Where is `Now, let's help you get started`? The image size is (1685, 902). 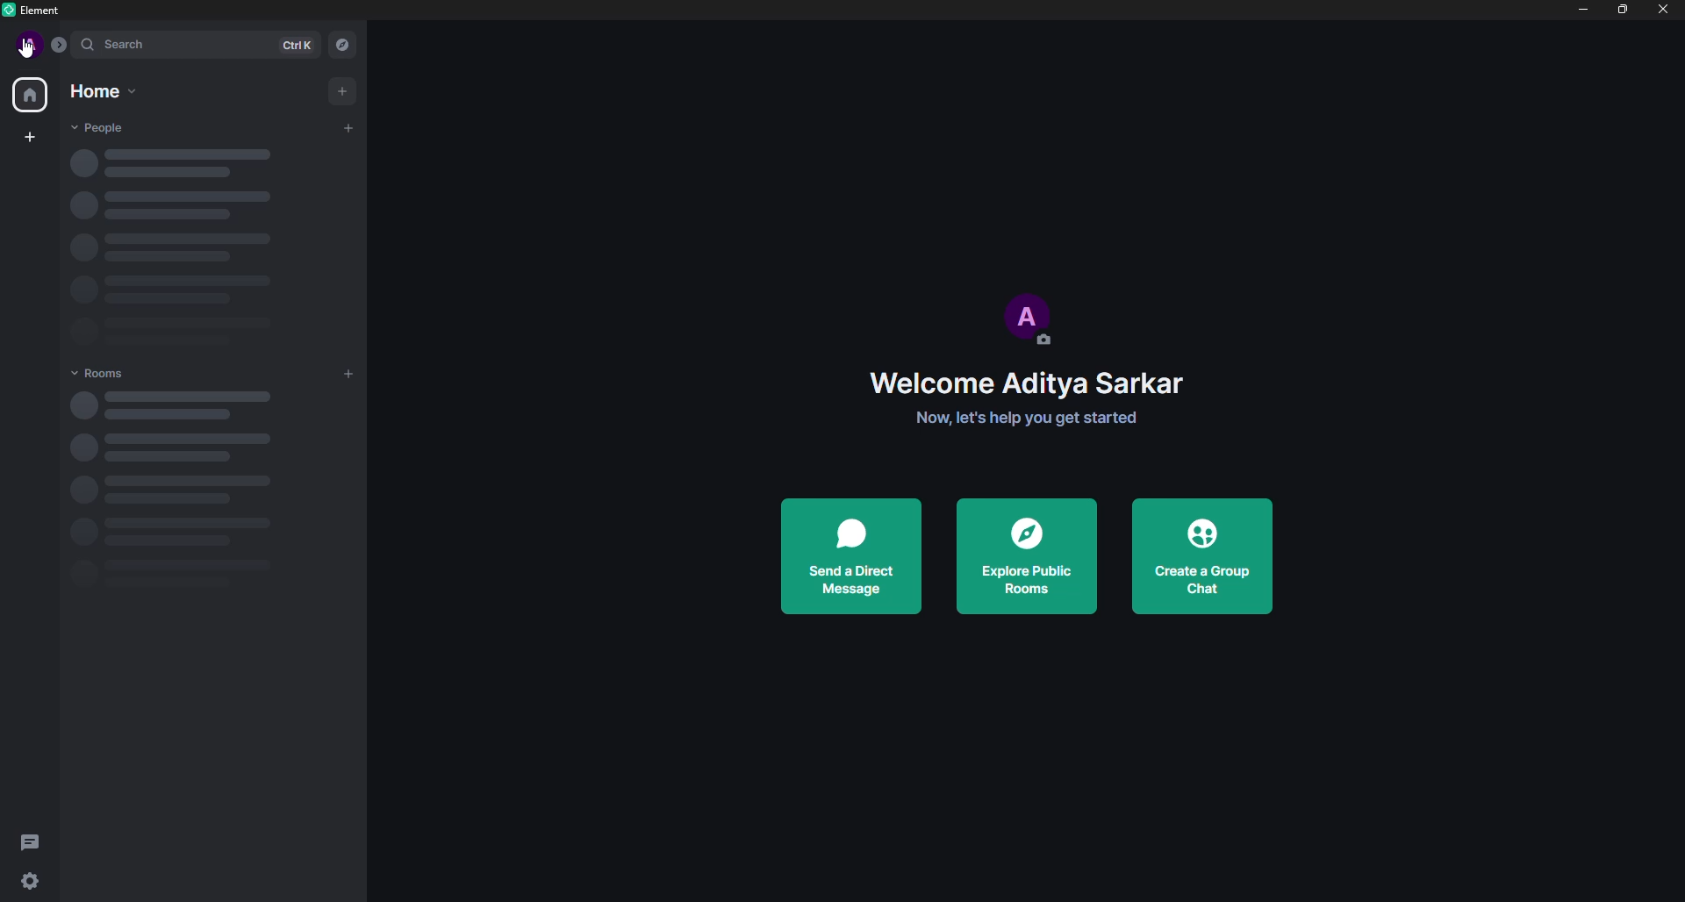 Now, let's help you get started is located at coordinates (1032, 418).